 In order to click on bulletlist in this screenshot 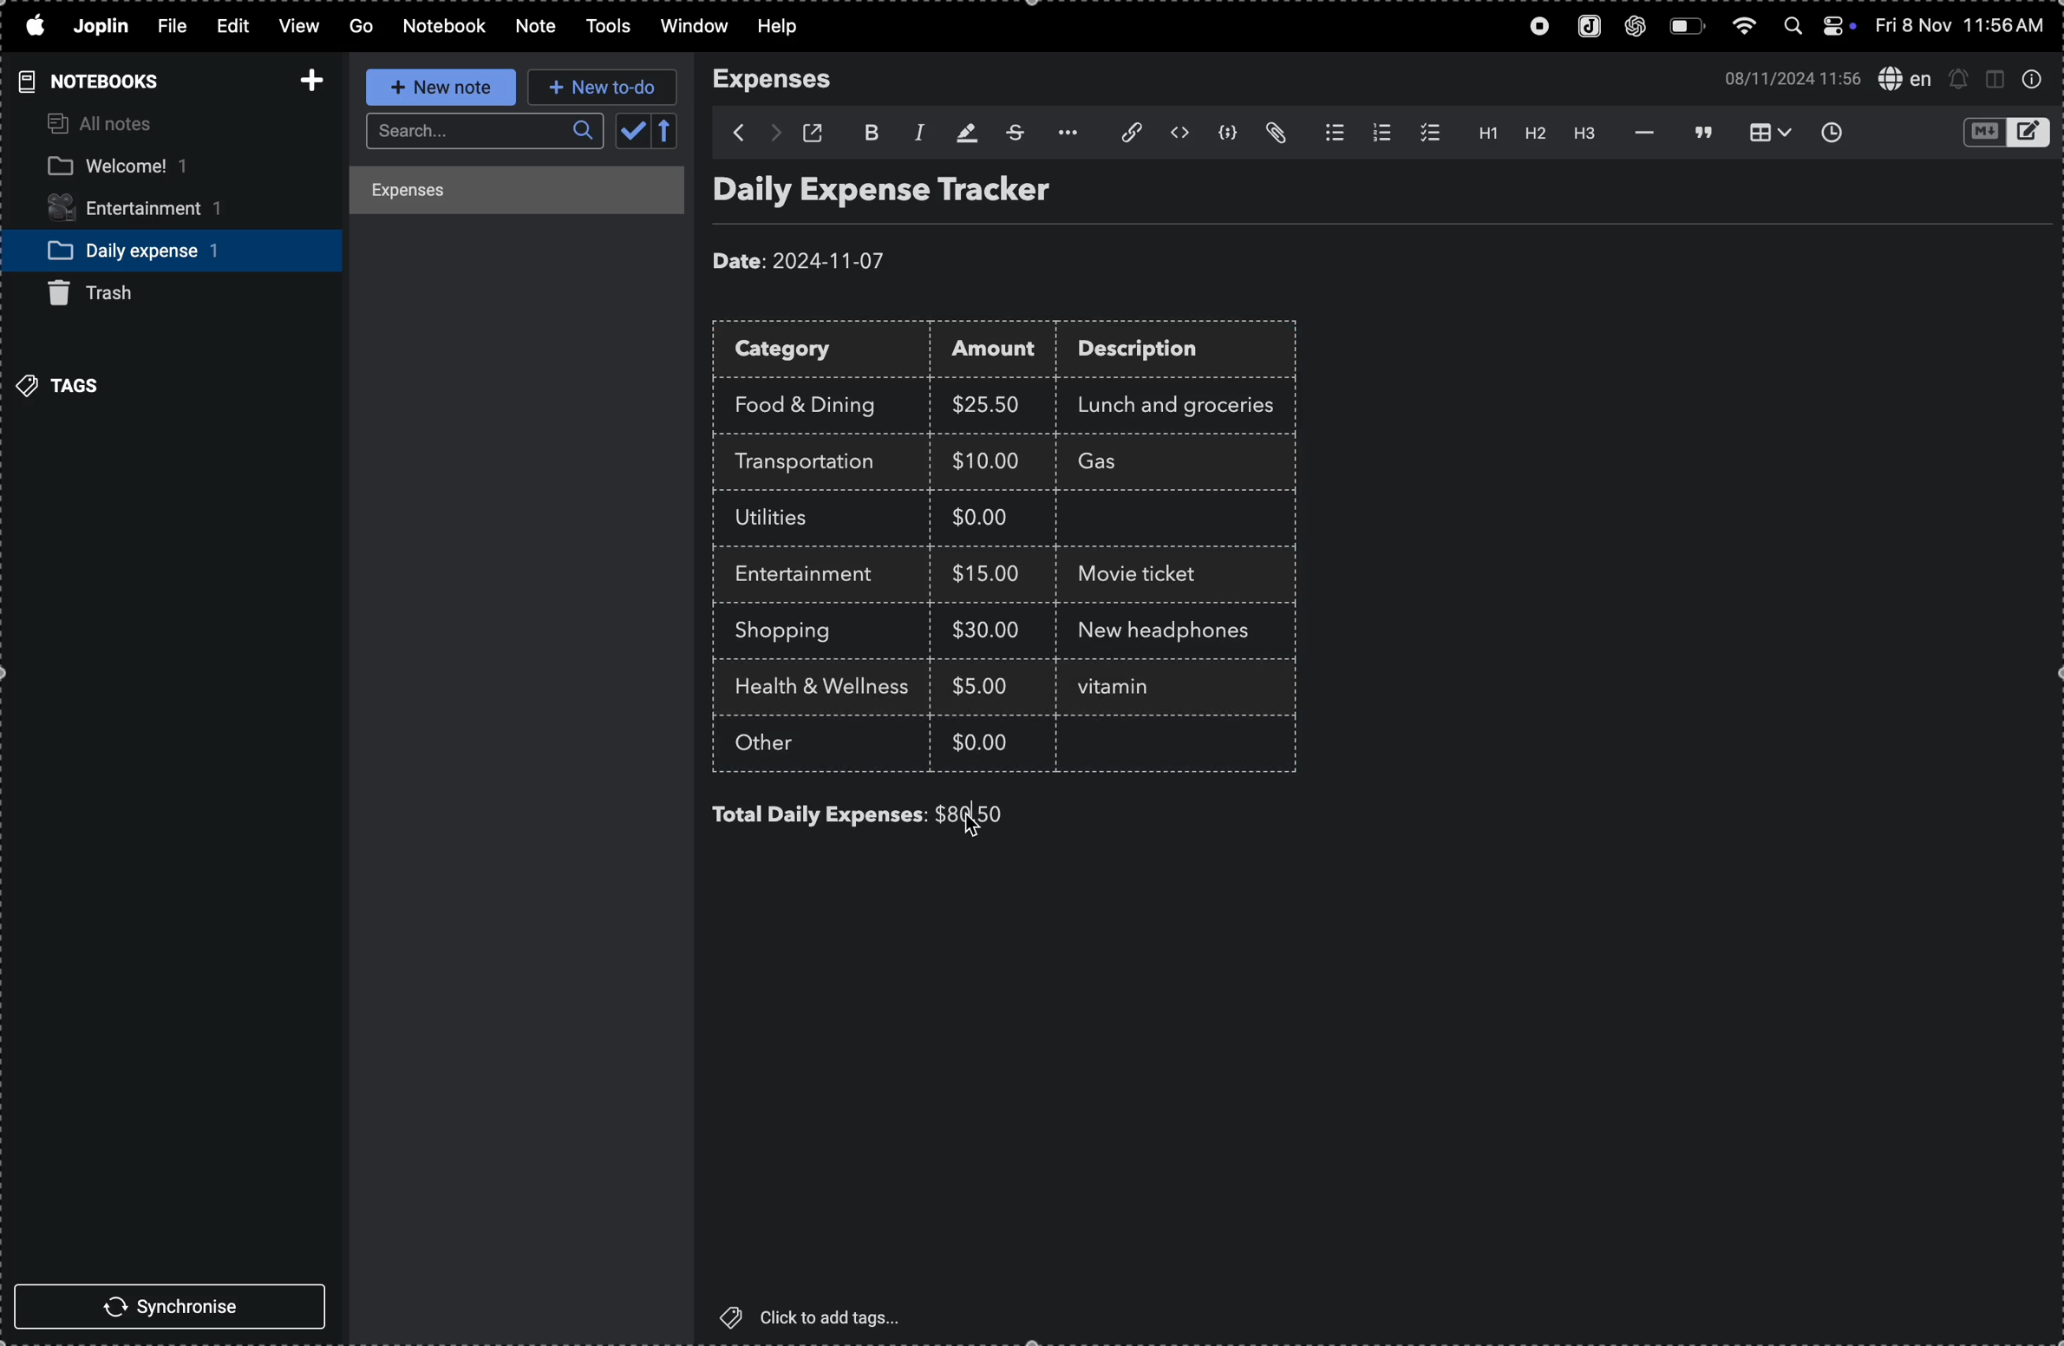, I will do `click(1330, 134)`.